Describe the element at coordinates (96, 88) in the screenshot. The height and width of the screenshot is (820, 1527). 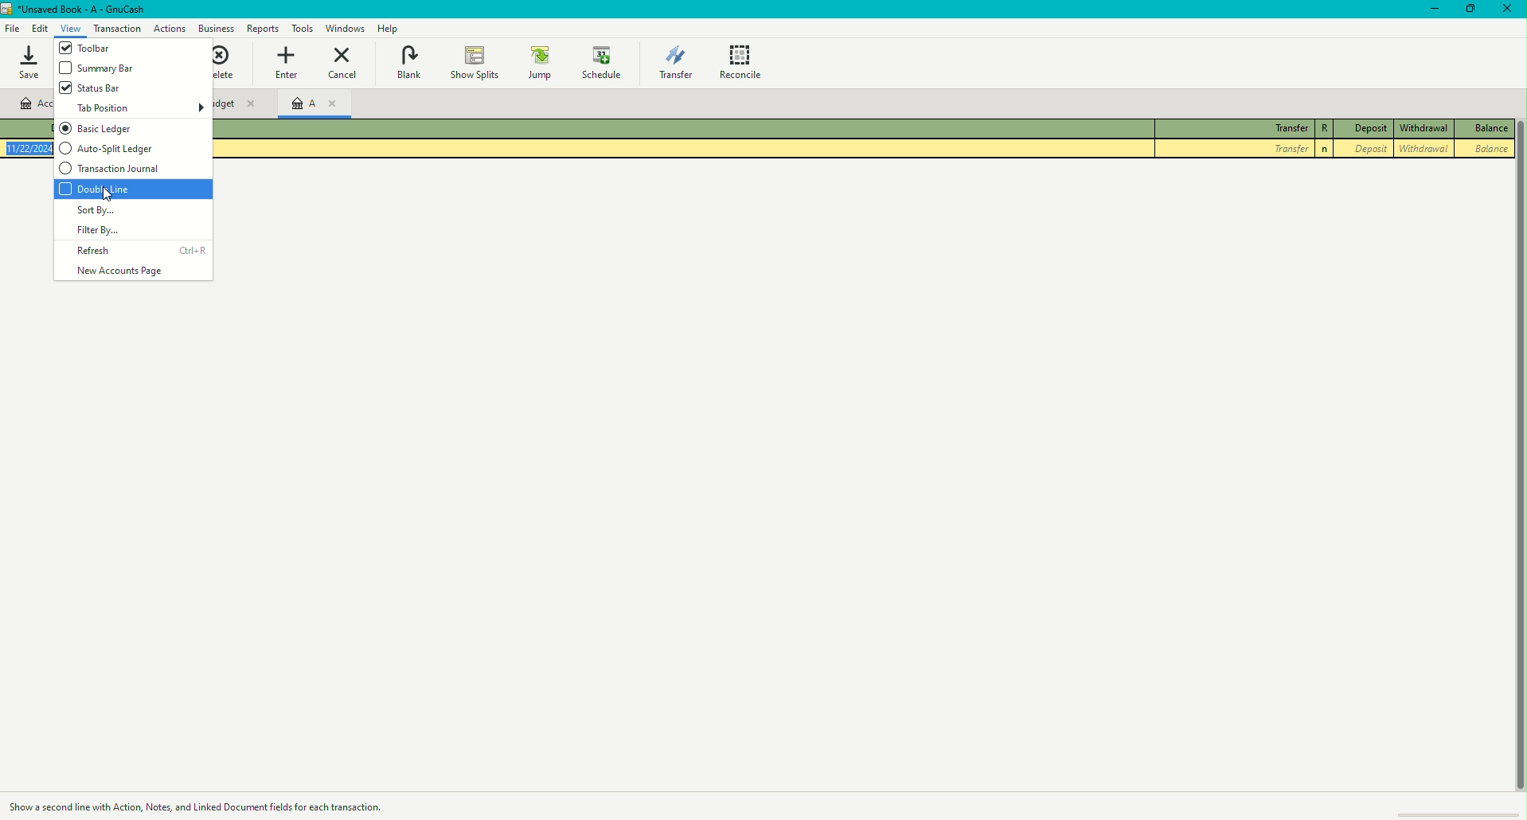
I see `Status bar` at that location.